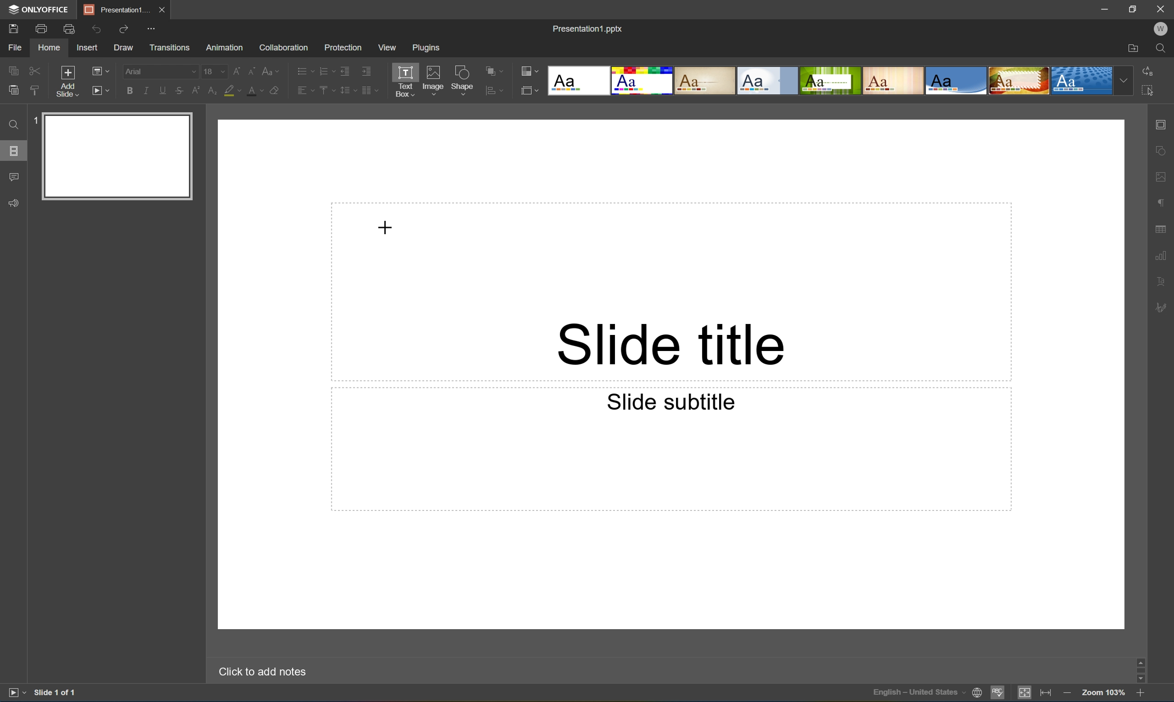  What do you see at coordinates (388, 48) in the screenshot?
I see `View` at bounding box center [388, 48].